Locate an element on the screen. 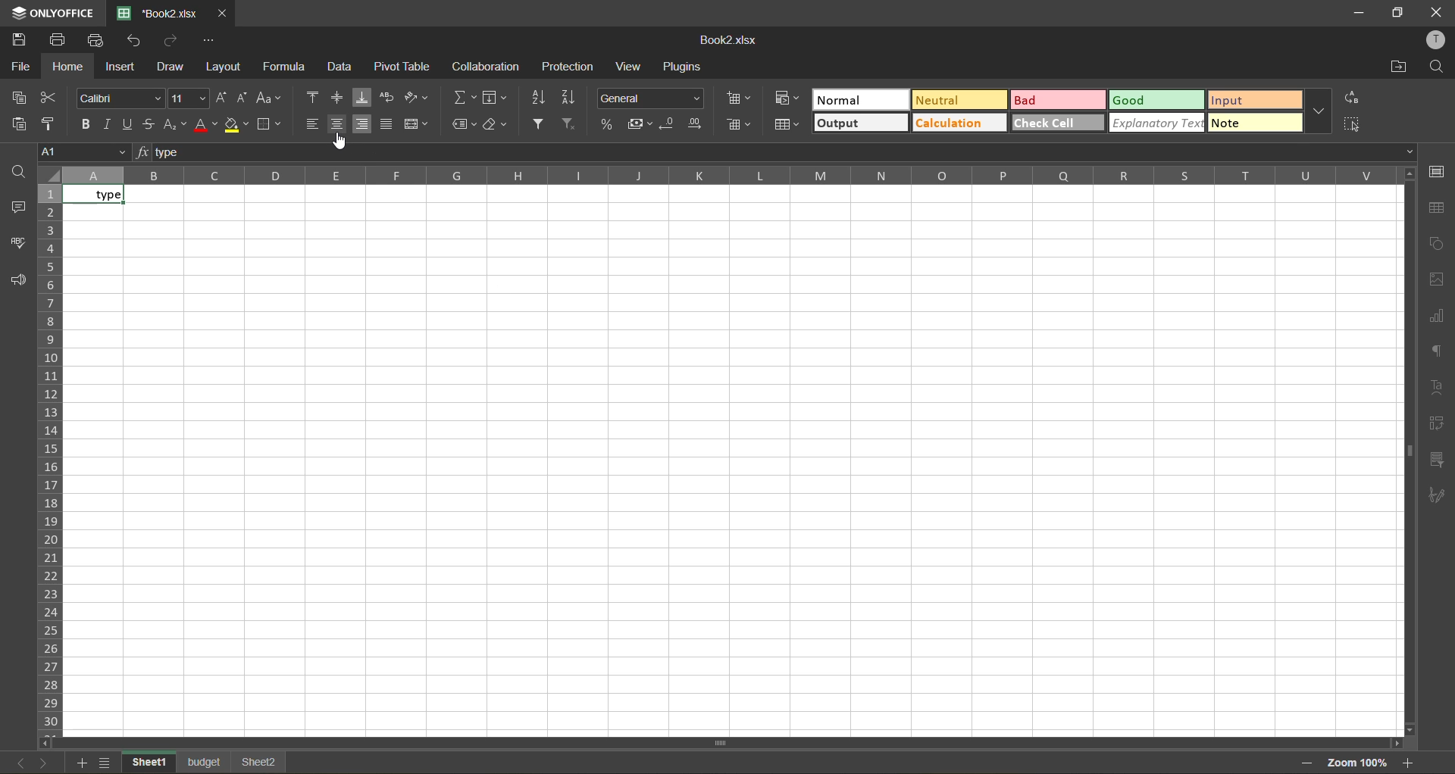  pivot table is located at coordinates (404, 68).